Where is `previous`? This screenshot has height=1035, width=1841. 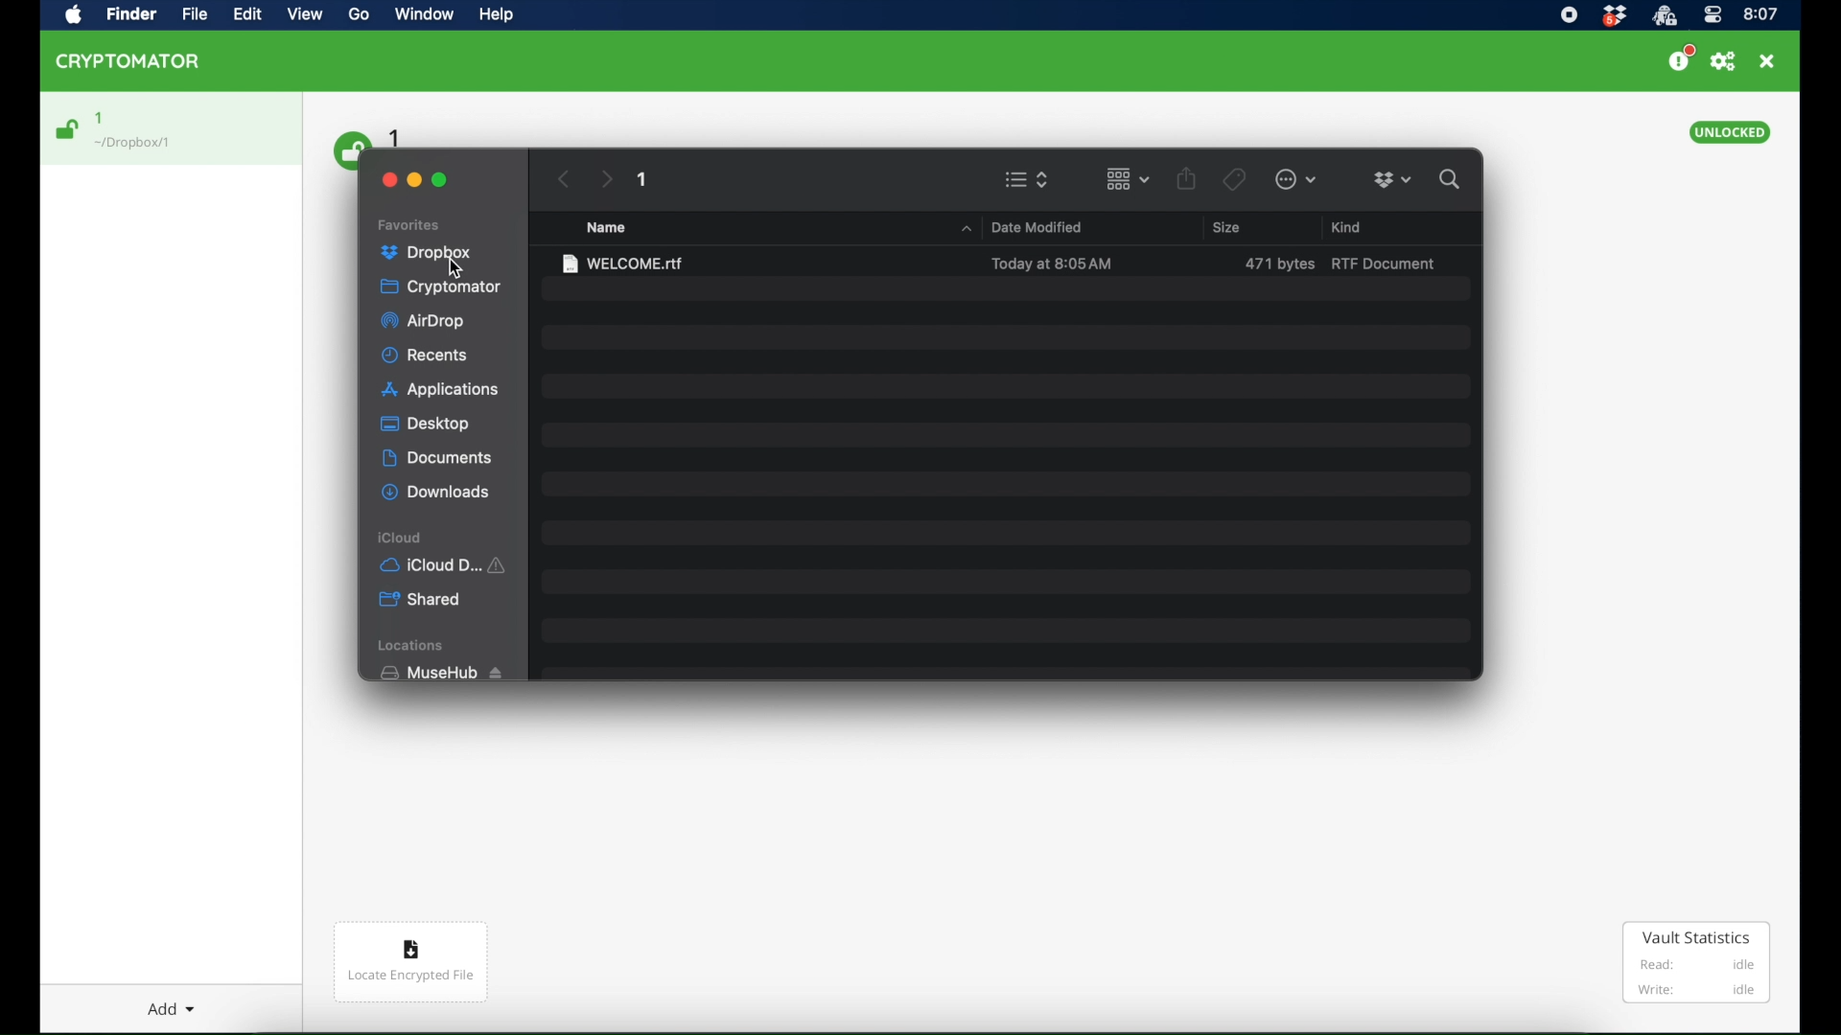
previous is located at coordinates (564, 178).